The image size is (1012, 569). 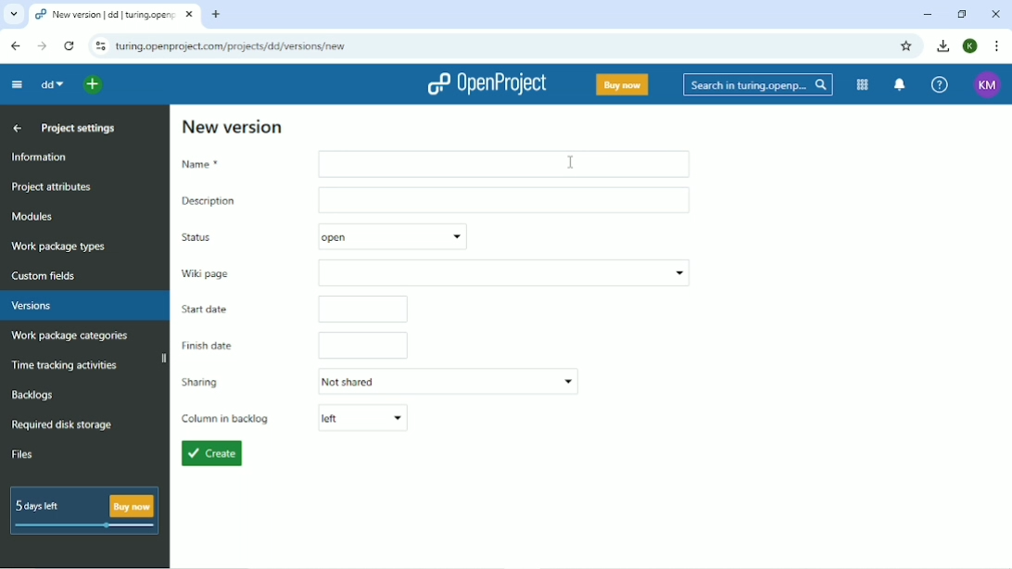 I want to click on Sharing, so click(x=377, y=381).